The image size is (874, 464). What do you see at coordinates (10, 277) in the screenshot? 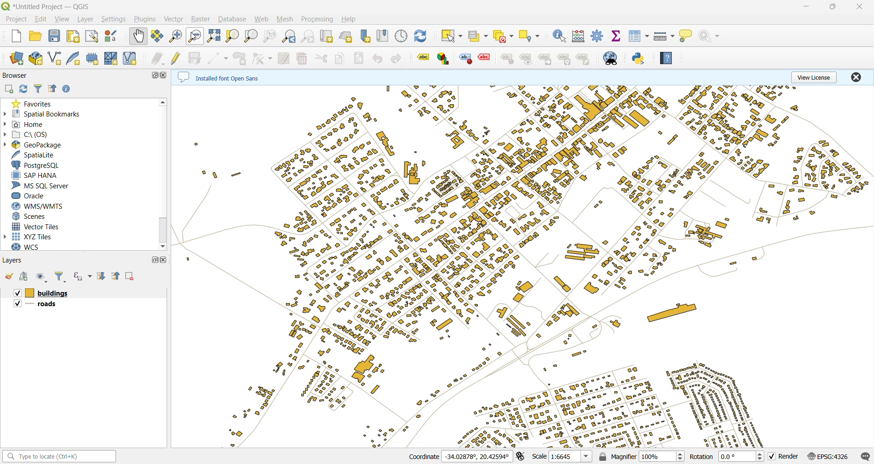
I see `open` at bounding box center [10, 277].